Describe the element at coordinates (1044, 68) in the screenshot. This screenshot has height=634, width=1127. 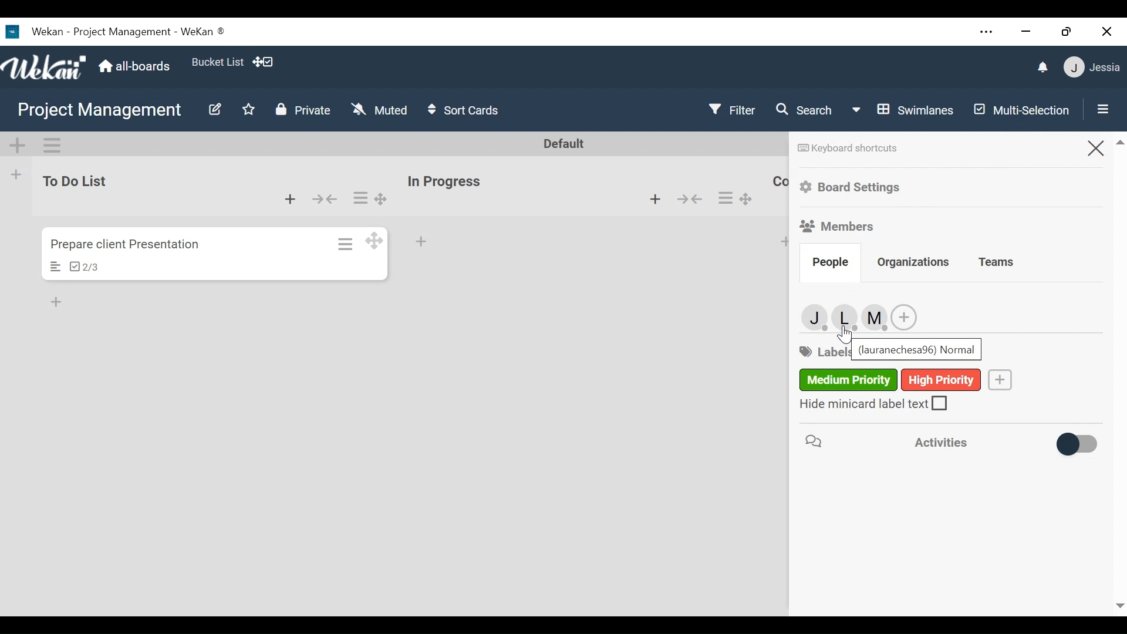
I see `notification` at that location.